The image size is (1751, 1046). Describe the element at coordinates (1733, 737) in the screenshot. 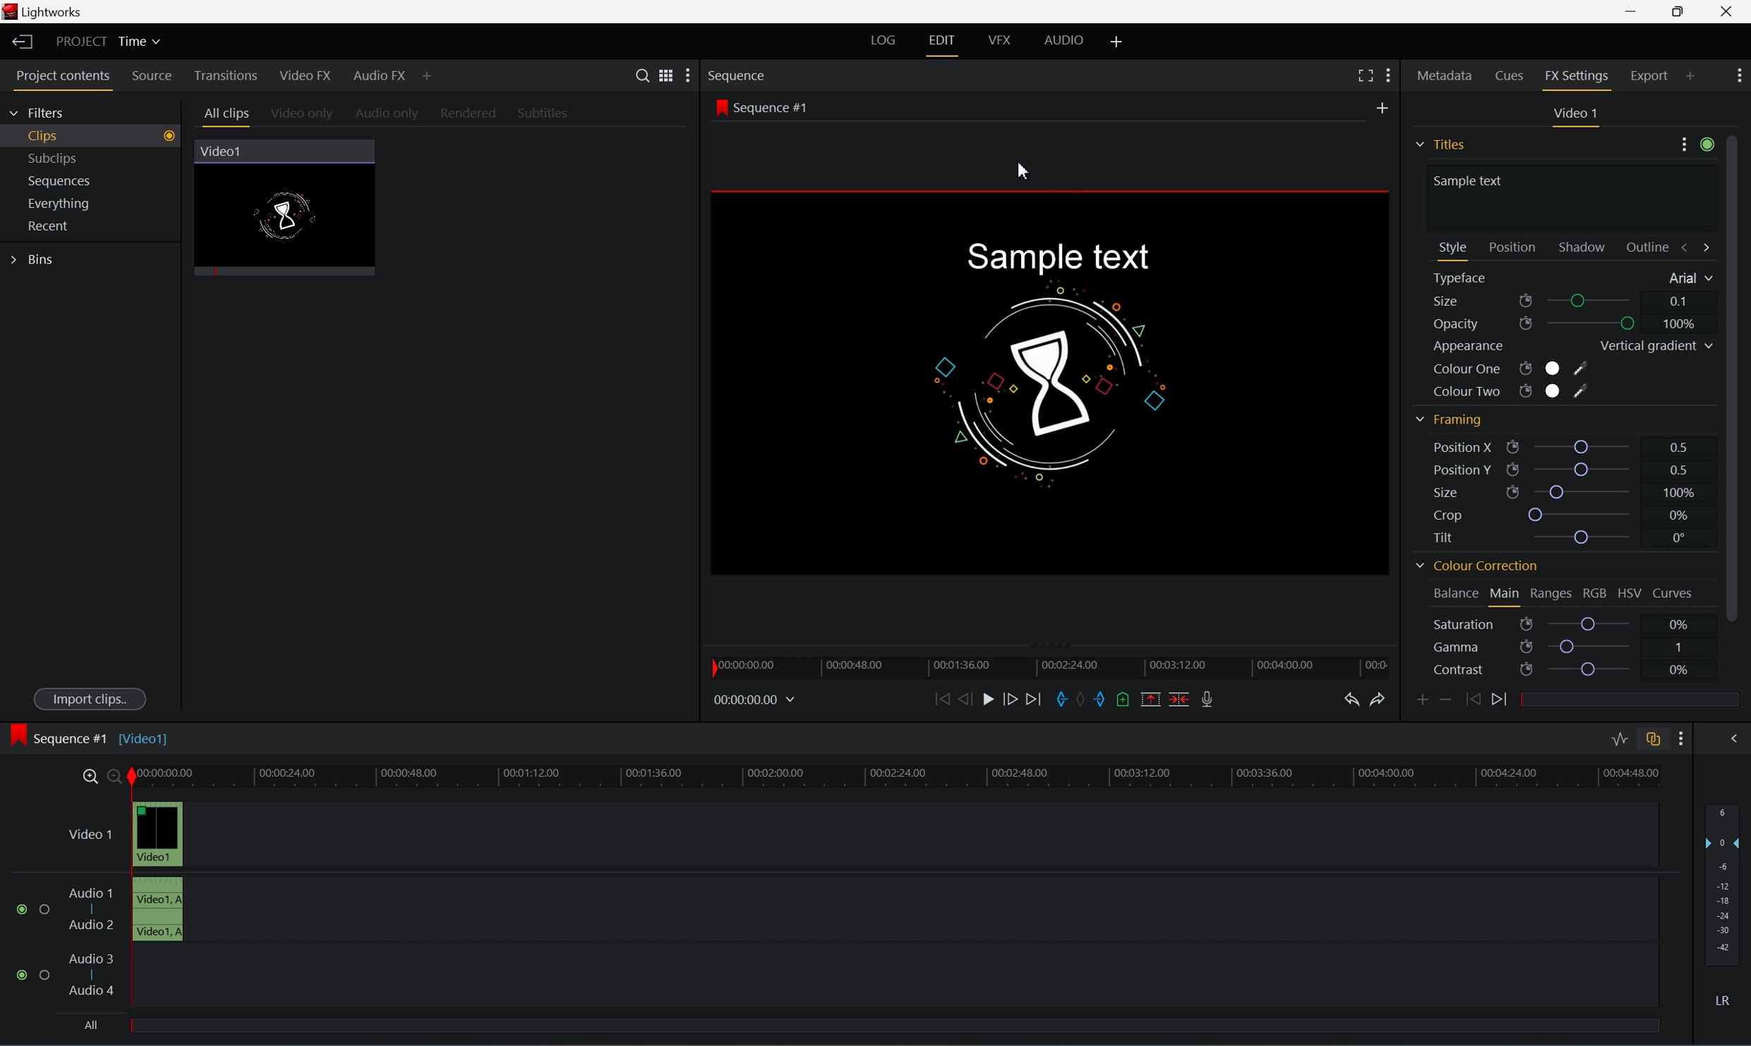

I see `slide` at that location.